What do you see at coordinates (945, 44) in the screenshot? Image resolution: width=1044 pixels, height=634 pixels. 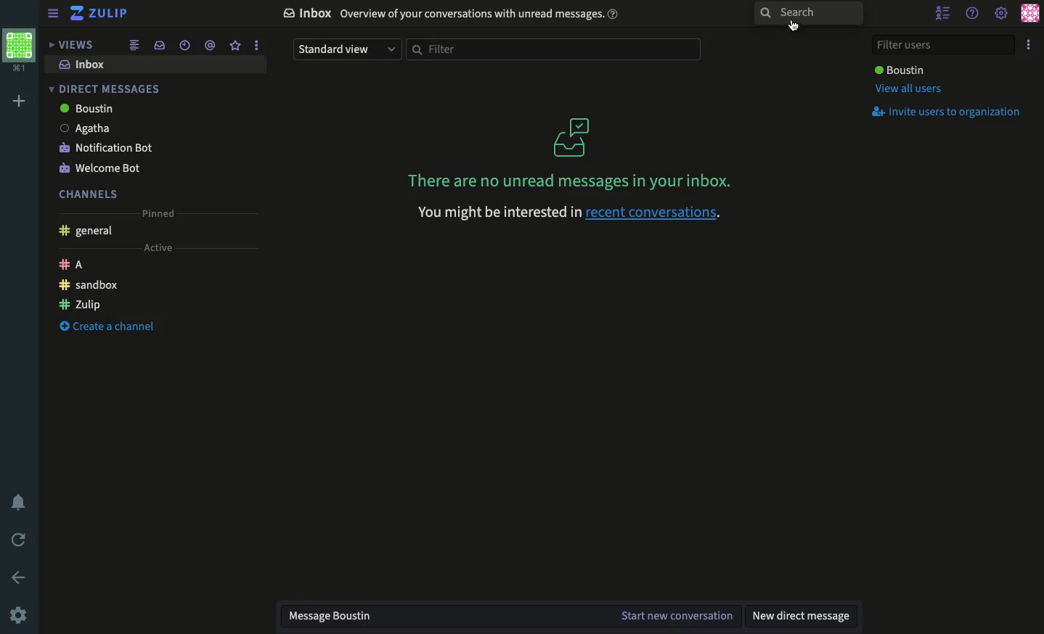 I see `Filter users` at bounding box center [945, 44].